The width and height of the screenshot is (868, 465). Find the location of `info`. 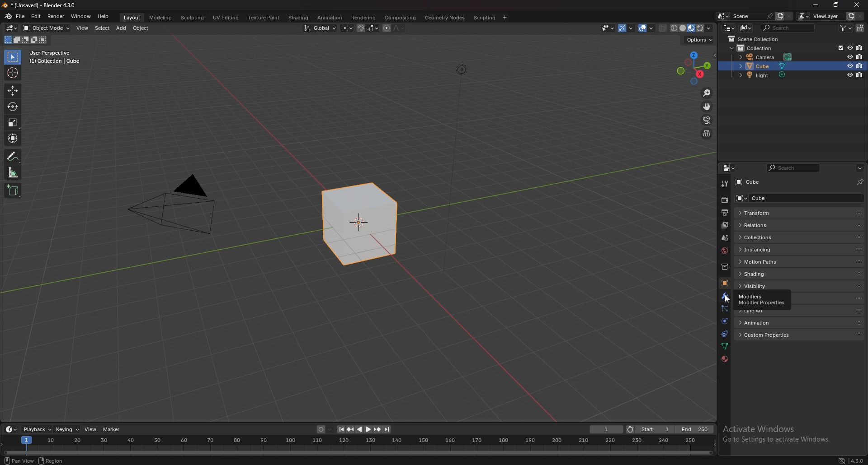

info is located at coordinates (56, 57).